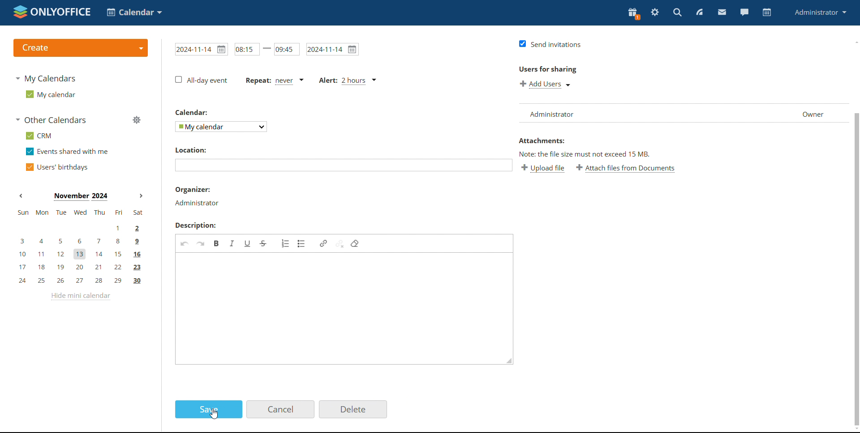  Describe the element at coordinates (545, 85) in the screenshot. I see `add users` at that location.